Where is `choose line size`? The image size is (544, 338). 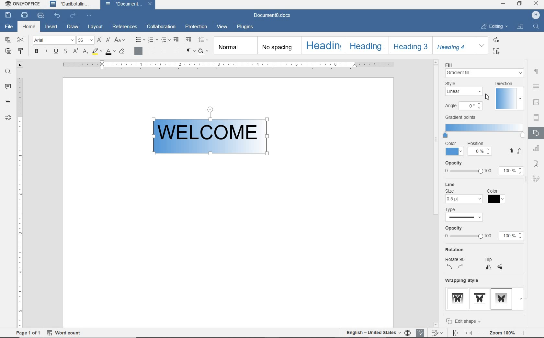 choose line size is located at coordinates (464, 199).